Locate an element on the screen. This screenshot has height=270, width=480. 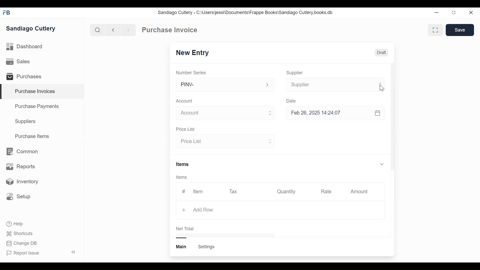
Purchase Invoices is located at coordinates (42, 92).